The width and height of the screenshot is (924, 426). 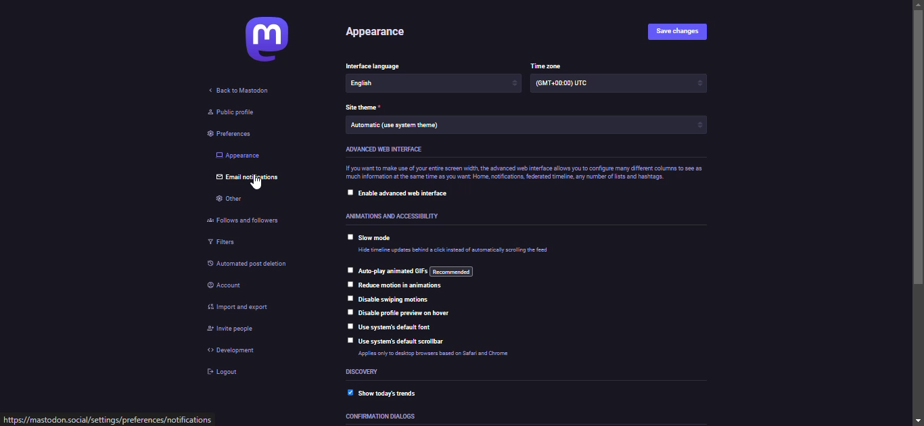 What do you see at coordinates (378, 237) in the screenshot?
I see `slow mode` at bounding box center [378, 237].